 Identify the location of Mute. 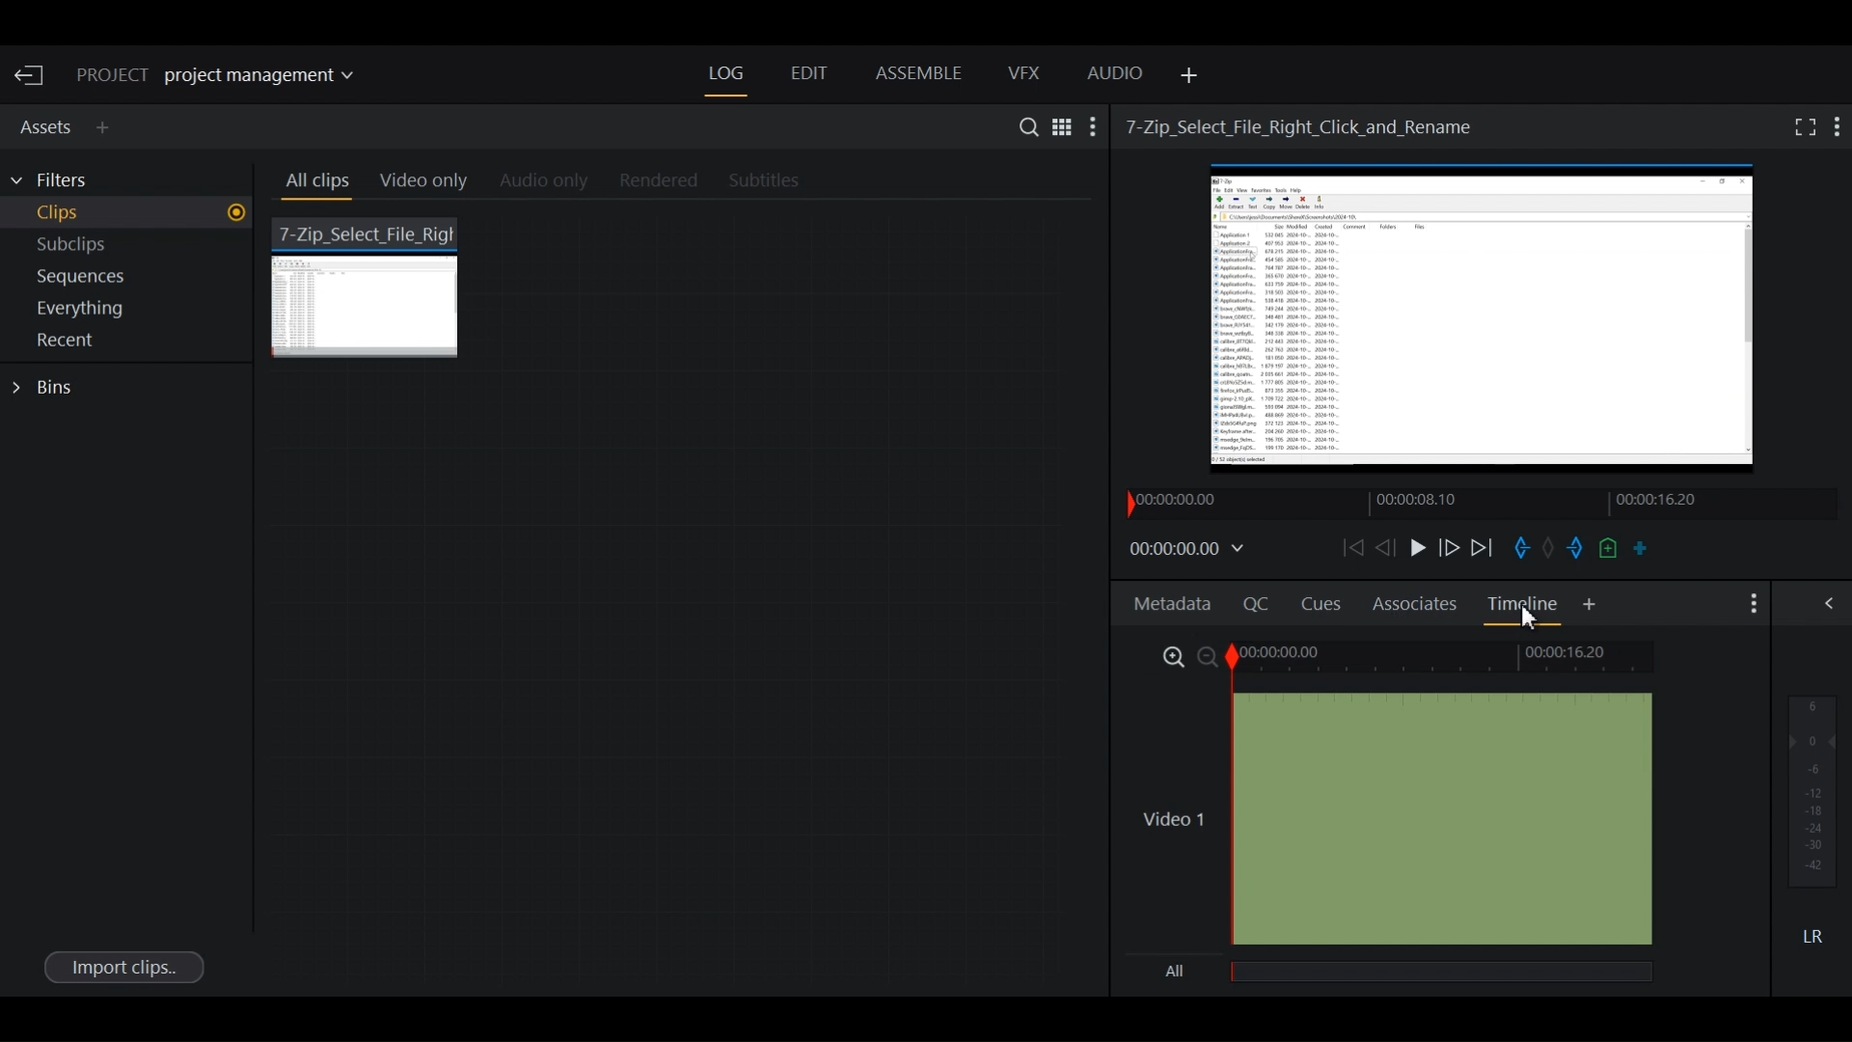
(1812, 935).